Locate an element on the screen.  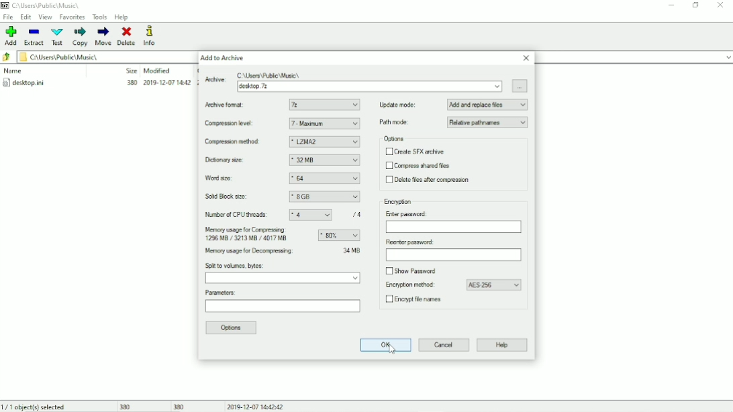
Enter password is located at coordinates (409, 213).